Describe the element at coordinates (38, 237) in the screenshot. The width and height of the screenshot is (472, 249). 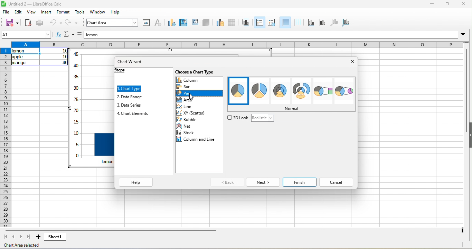
I see `add sheet` at that location.